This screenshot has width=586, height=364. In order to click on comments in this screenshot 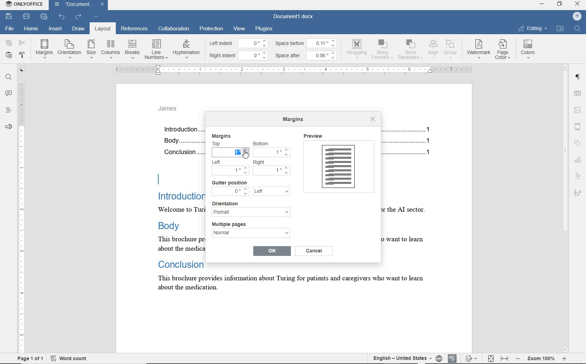, I will do `click(8, 93)`.